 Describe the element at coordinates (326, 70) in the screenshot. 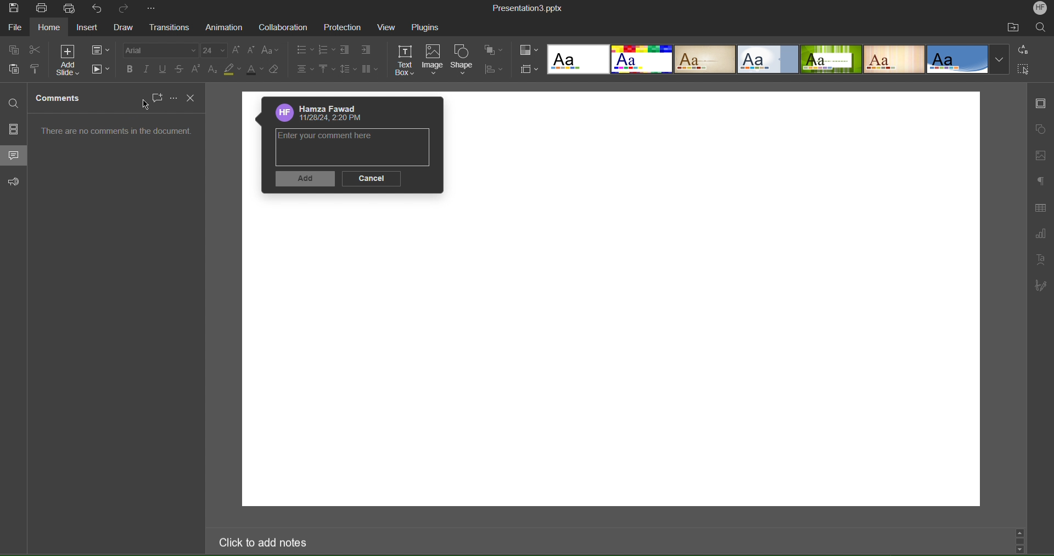

I see `Vertical Alignment` at that location.